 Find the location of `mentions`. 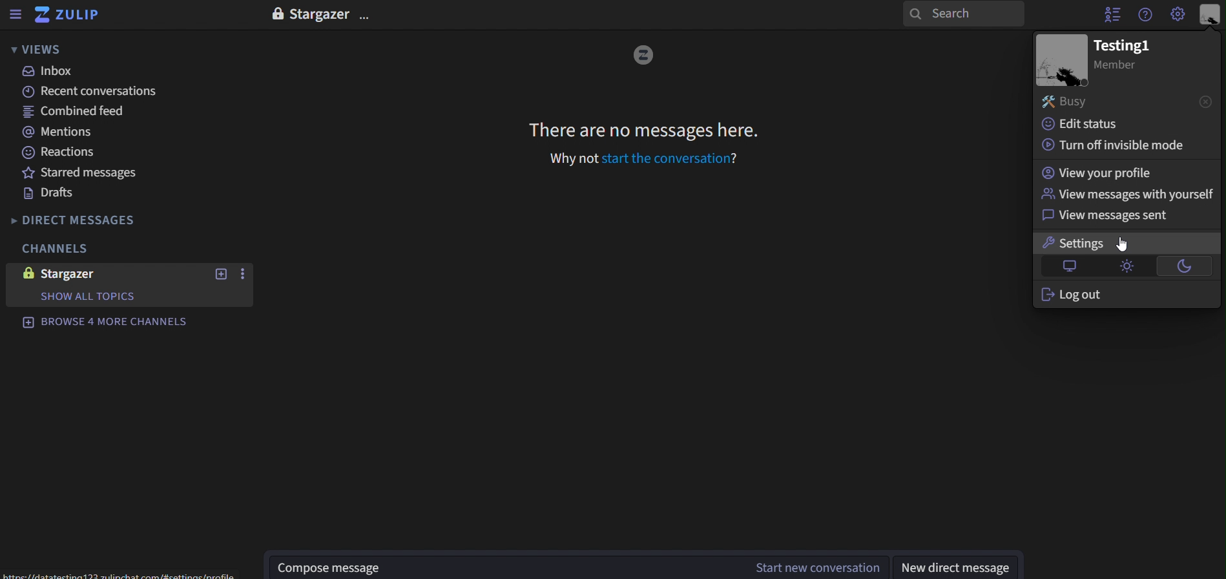

mentions is located at coordinates (71, 134).